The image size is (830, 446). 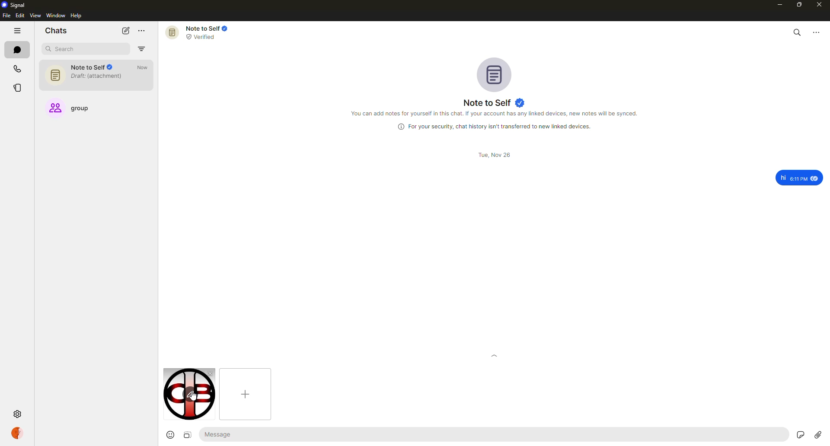 What do you see at coordinates (56, 16) in the screenshot?
I see `window` at bounding box center [56, 16].